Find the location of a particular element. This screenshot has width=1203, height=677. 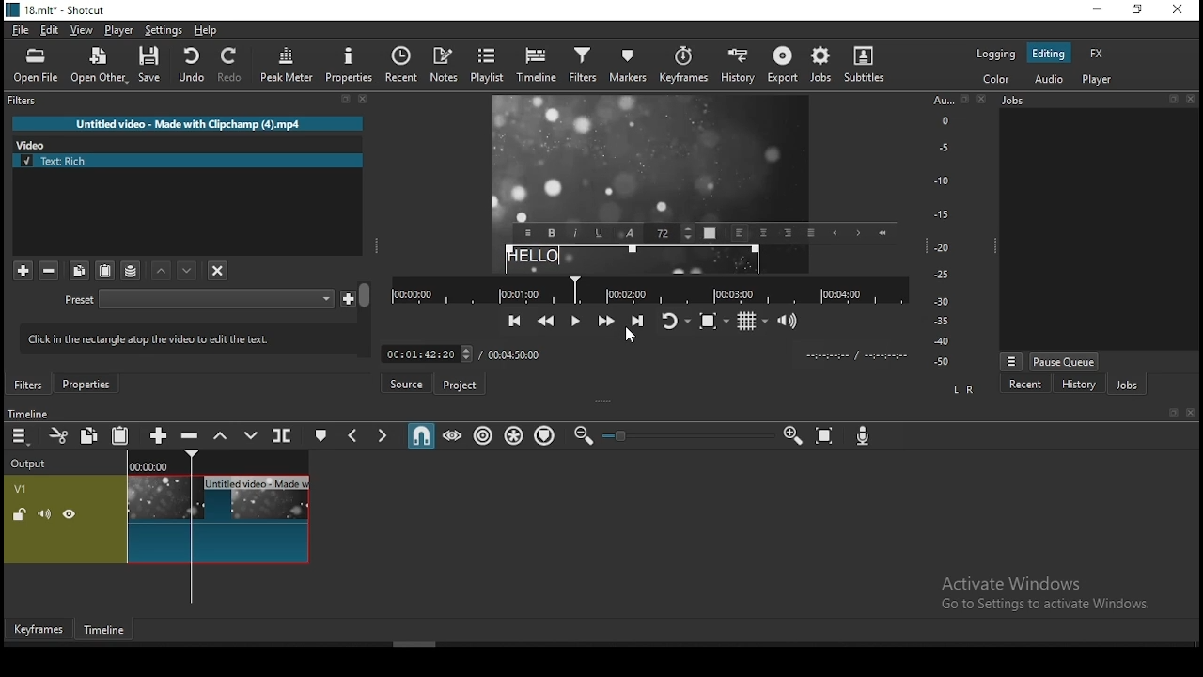

play/pause is located at coordinates (577, 322).